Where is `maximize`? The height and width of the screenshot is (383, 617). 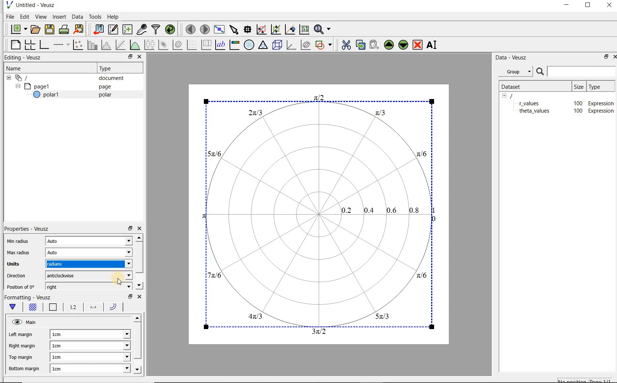 maximize is located at coordinates (588, 6).